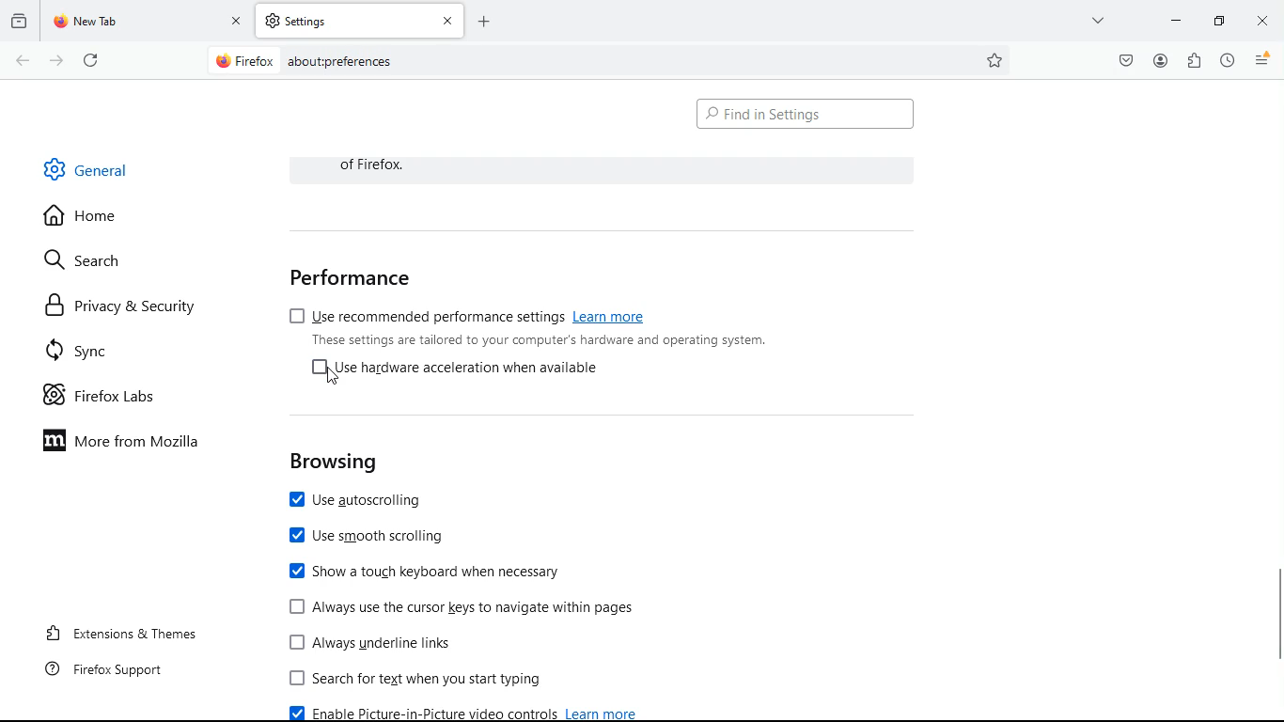 The height and width of the screenshot is (722, 1284). Describe the element at coordinates (369, 644) in the screenshot. I see `Always underline links` at that location.